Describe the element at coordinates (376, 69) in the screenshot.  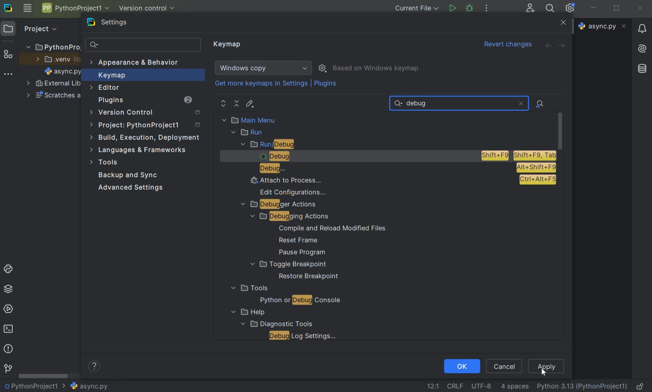
I see `based on windows keymap` at that location.